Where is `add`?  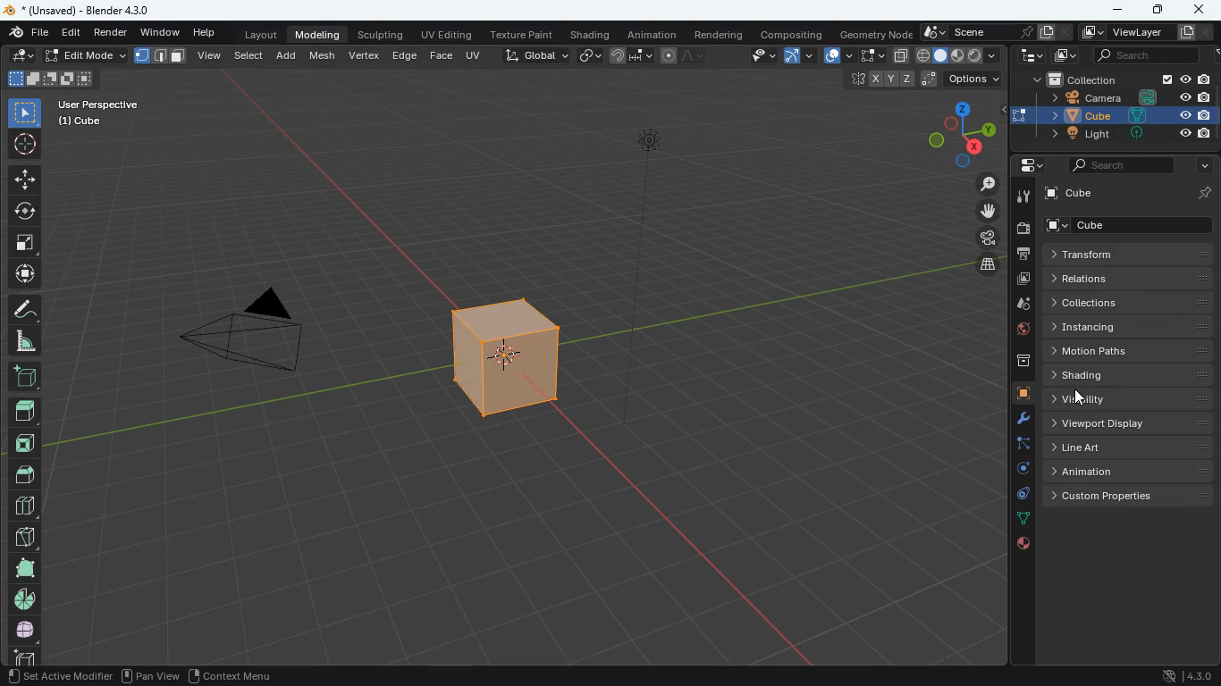 add is located at coordinates (287, 57).